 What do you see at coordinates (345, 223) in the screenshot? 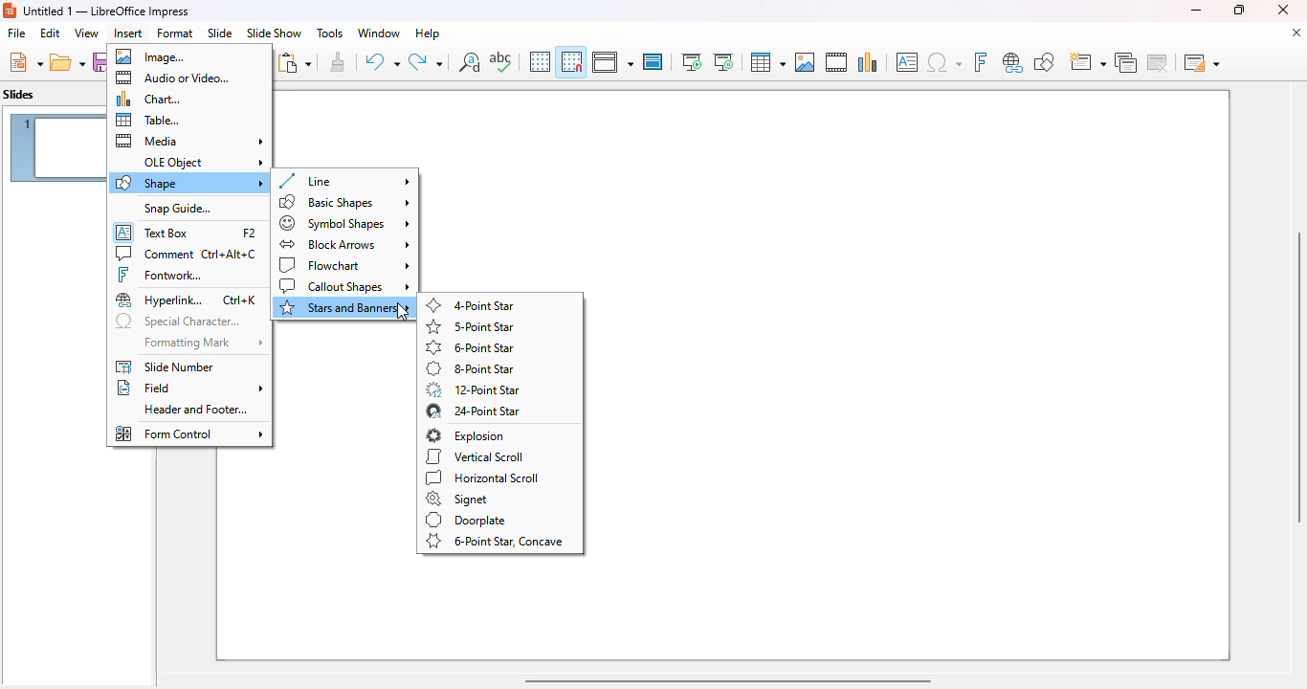
I see `symbol shapes` at bounding box center [345, 223].